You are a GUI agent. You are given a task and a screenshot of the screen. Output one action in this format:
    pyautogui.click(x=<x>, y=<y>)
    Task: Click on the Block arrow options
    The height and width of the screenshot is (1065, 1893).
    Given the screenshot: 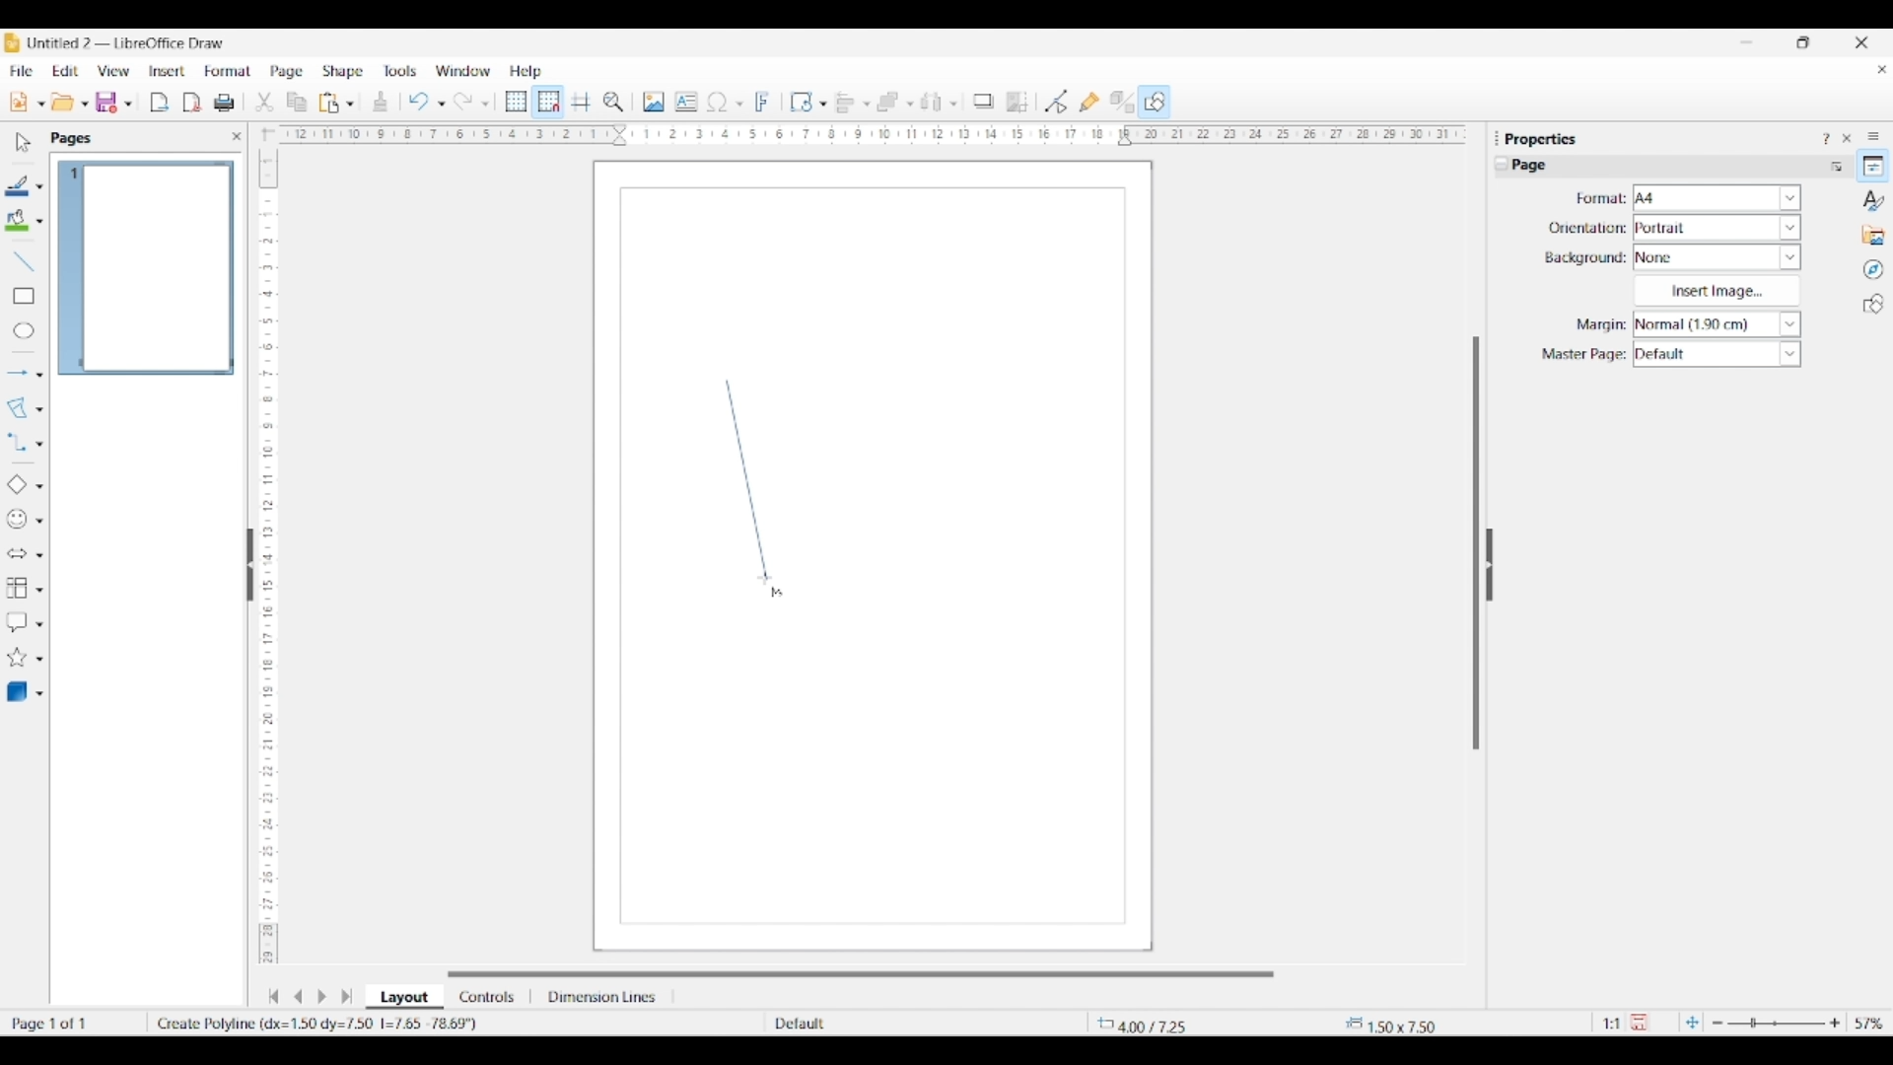 What is the action you would take?
    pyautogui.click(x=39, y=555)
    